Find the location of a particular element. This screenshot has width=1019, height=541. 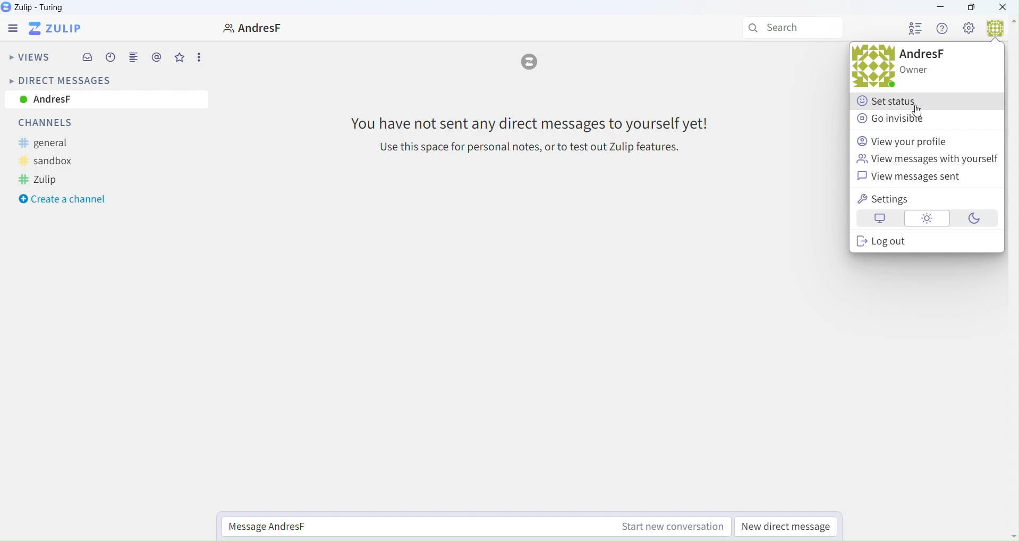

Set Status is located at coordinates (889, 102).